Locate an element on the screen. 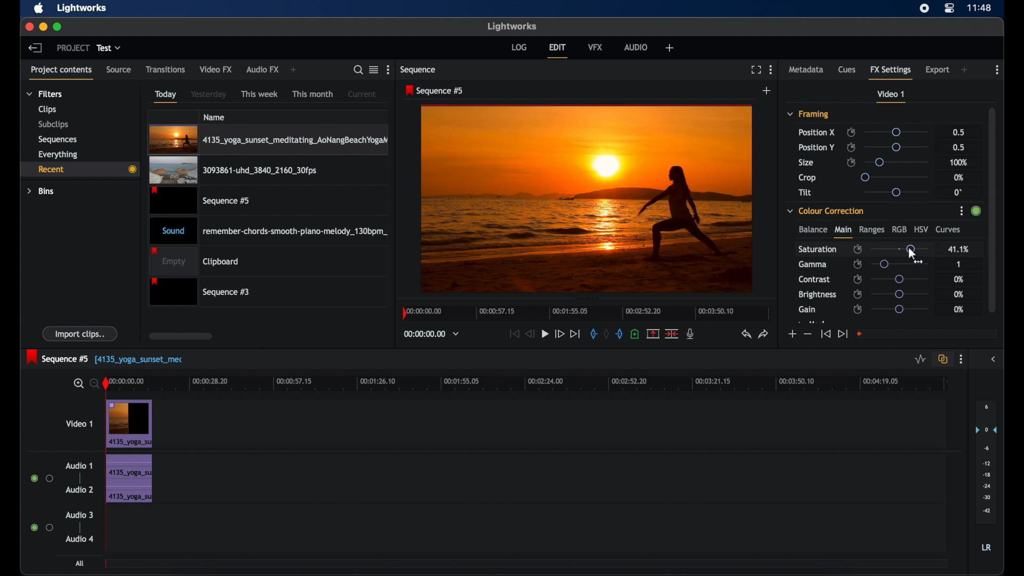 This screenshot has height=576, width=1024. import clips is located at coordinates (81, 334).